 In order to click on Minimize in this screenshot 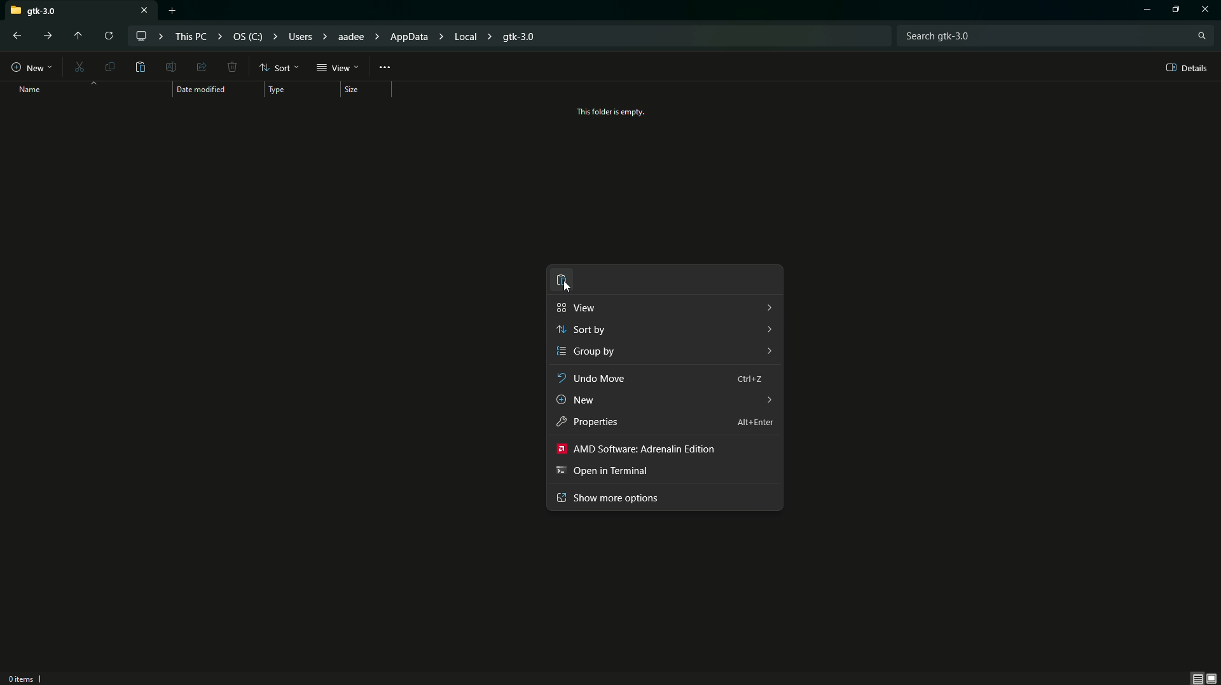, I will do `click(1140, 11)`.